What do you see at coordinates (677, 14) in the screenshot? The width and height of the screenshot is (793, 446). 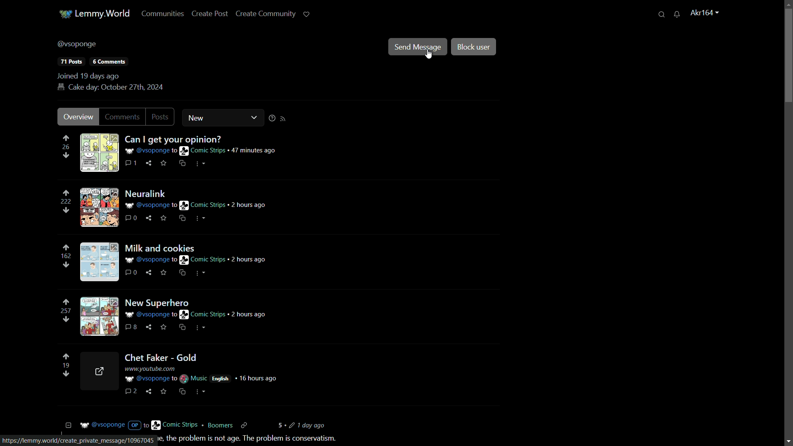 I see `unread messages` at bounding box center [677, 14].